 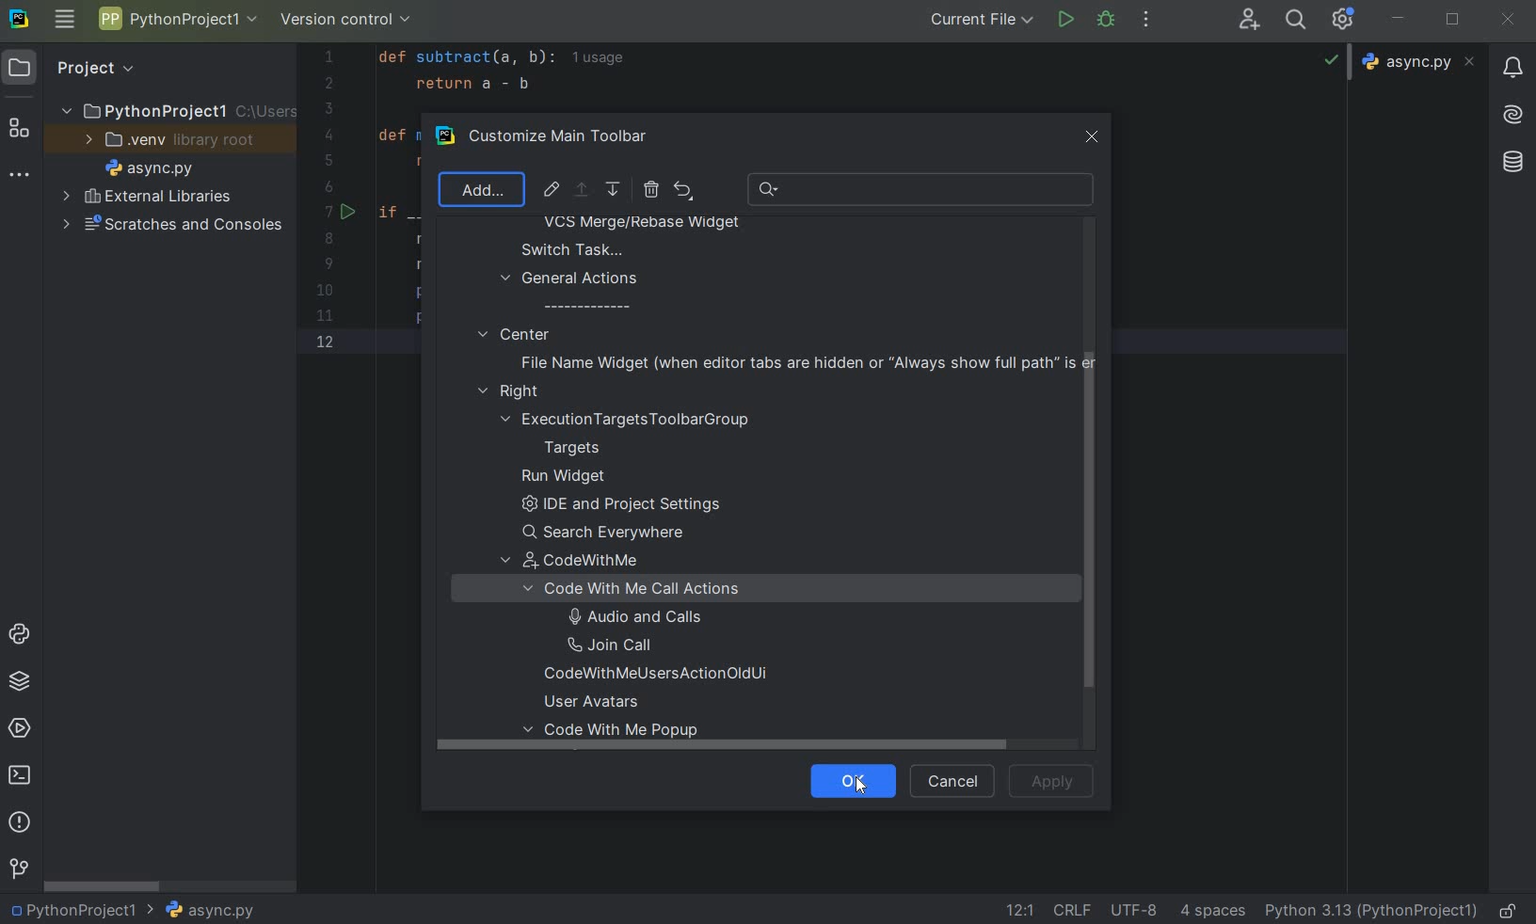 I want to click on PROJECT NAME, so click(x=82, y=908).